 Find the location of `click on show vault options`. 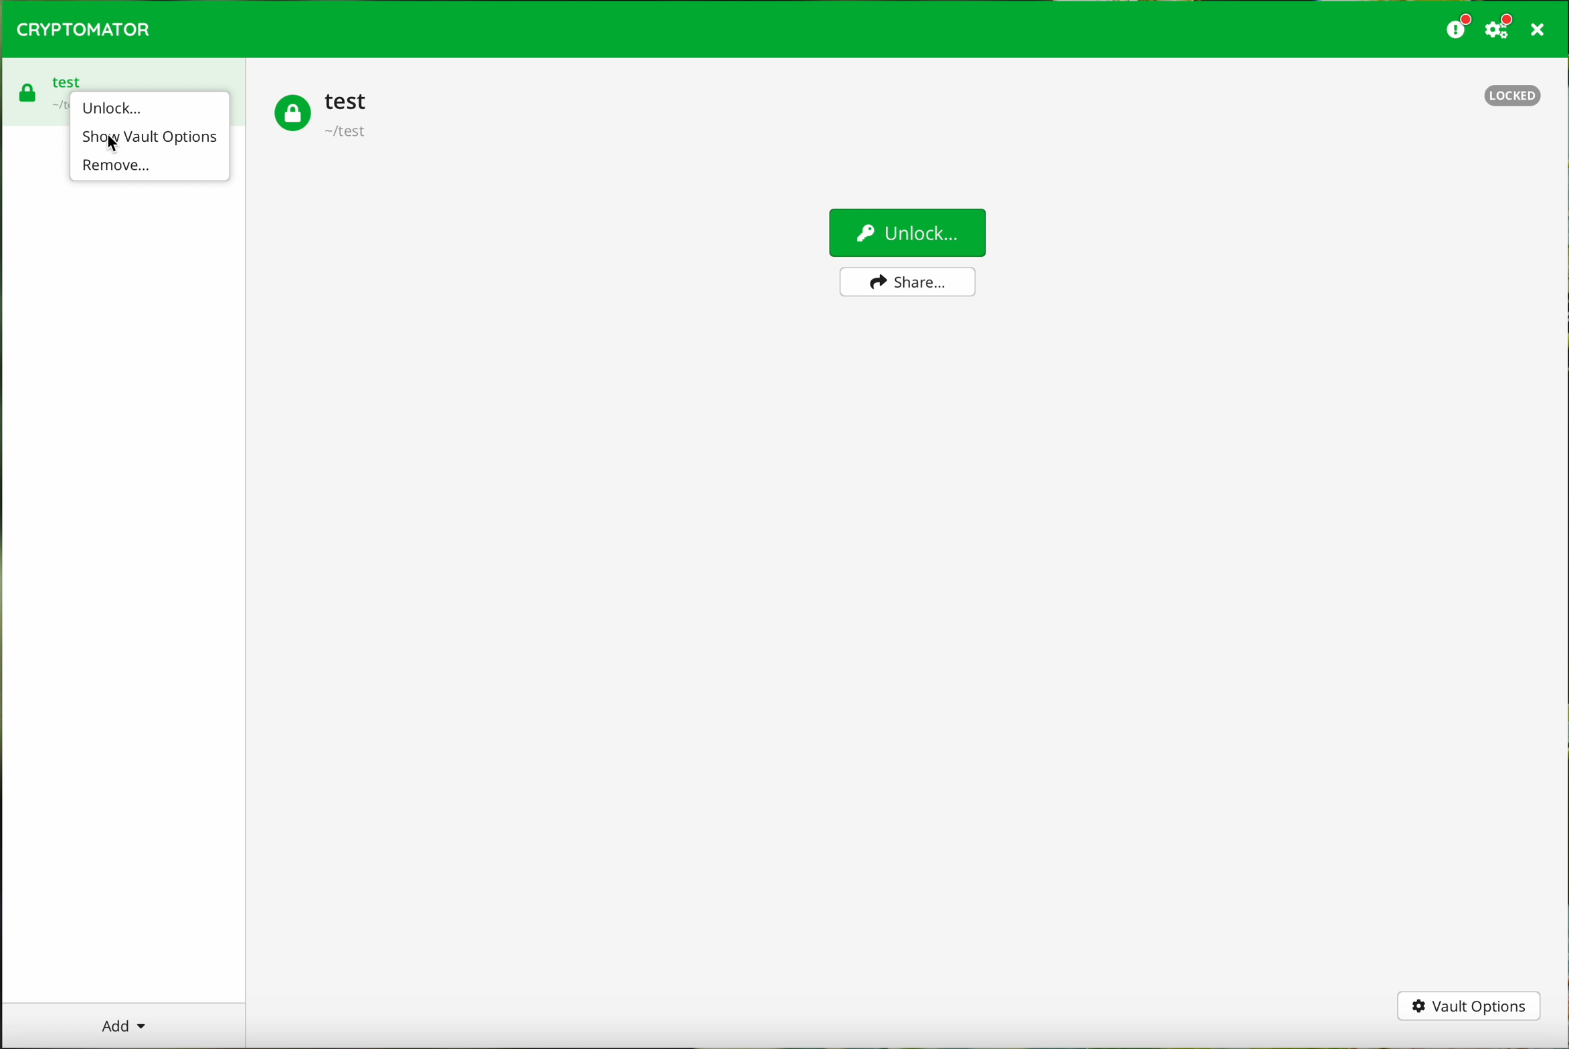

click on show vault options is located at coordinates (150, 137).